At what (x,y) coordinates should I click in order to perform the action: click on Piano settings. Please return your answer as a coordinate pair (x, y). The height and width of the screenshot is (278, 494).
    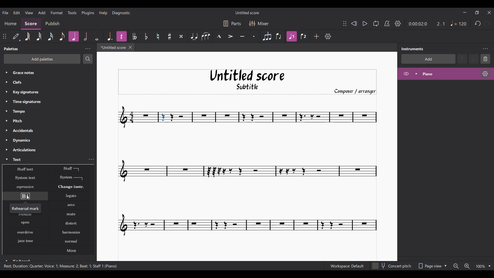
    Looking at the image, I should click on (485, 74).